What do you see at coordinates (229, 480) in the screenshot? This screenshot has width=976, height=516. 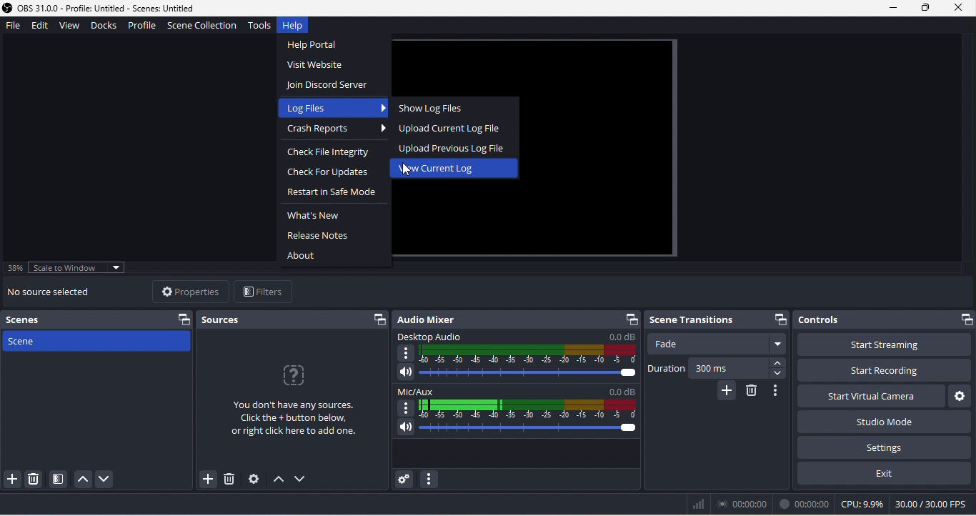 I see `remove selected source` at bounding box center [229, 480].